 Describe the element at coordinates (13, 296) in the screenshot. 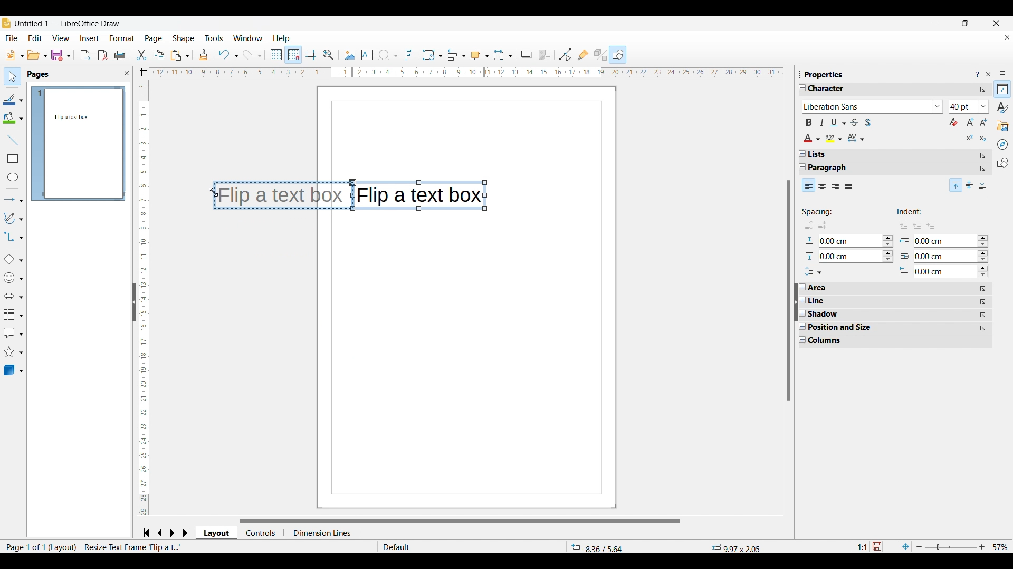

I see `Block arrow options` at that location.